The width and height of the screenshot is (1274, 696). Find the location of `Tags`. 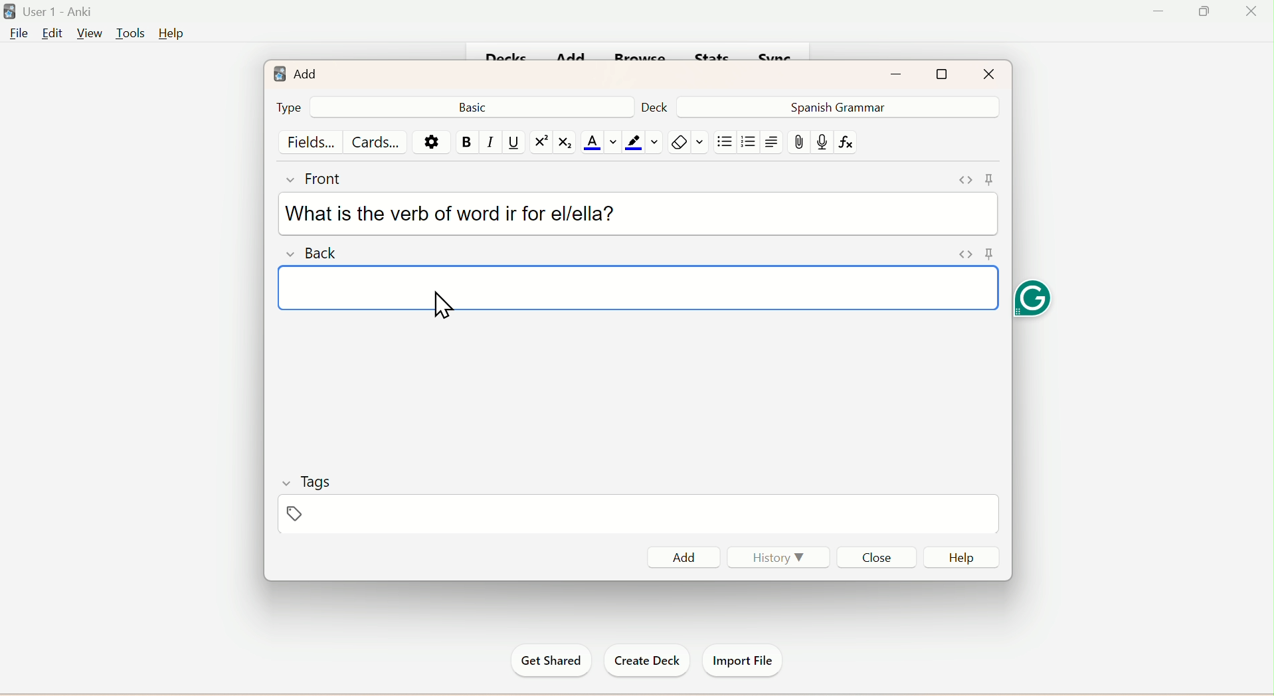

Tags is located at coordinates (316, 515).